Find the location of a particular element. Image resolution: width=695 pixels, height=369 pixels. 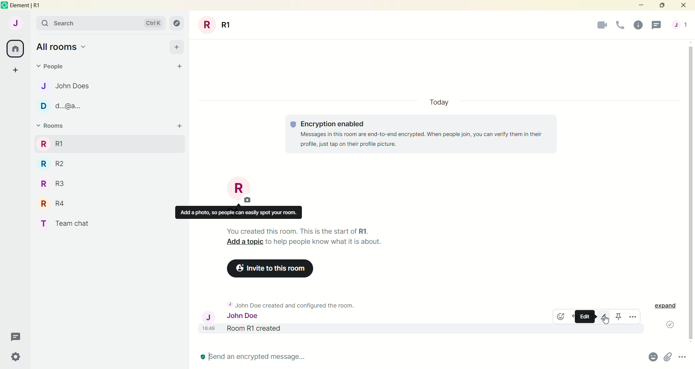

to help people know what is about. is located at coordinates (327, 242).